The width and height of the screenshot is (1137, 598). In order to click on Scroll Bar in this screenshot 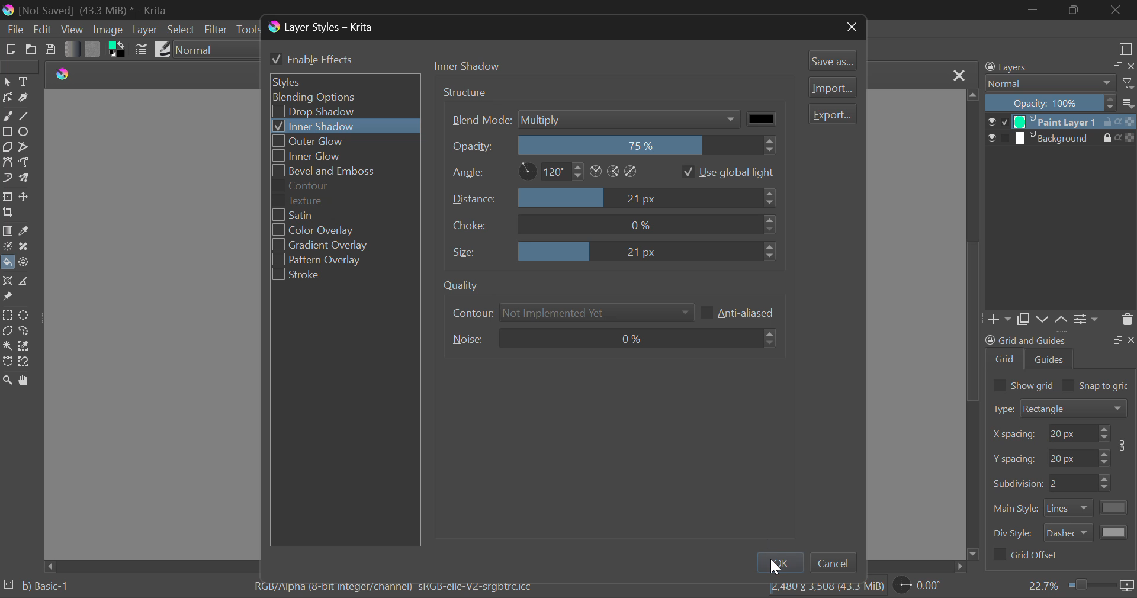, I will do `click(159, 567)`.